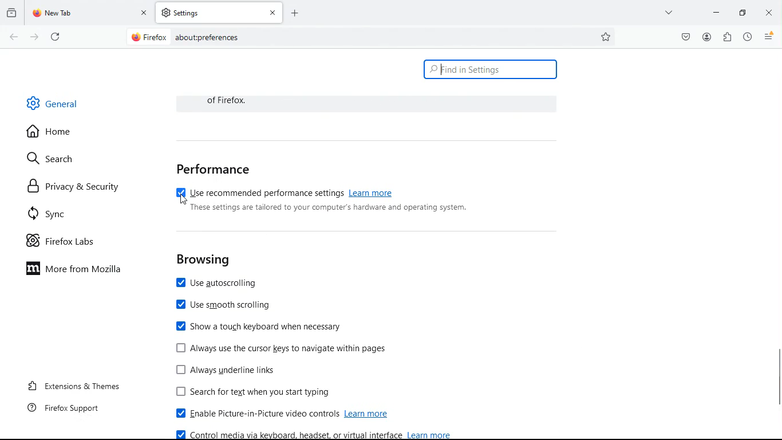 The width and height of the screenshot is (782, 440). I want to click on browsing, so click(204, 260).